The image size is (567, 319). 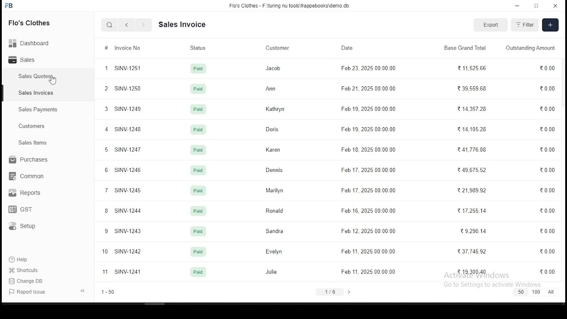 I want to click on 0.00, so click(x=546, y=252).